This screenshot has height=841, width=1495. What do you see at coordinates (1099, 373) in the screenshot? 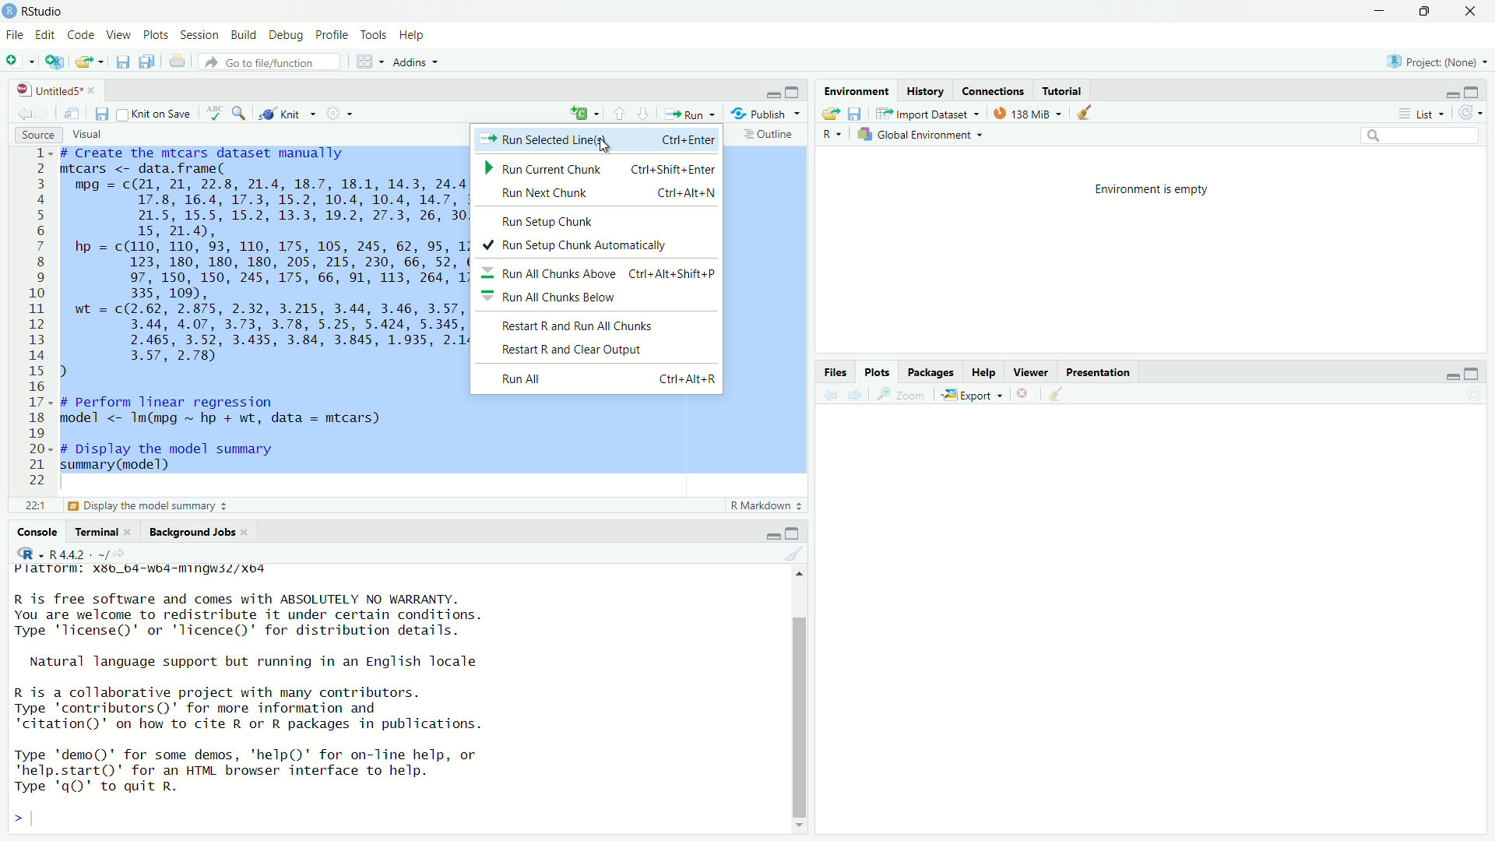
I see `Presentation` at bounding box center [1099, 373].